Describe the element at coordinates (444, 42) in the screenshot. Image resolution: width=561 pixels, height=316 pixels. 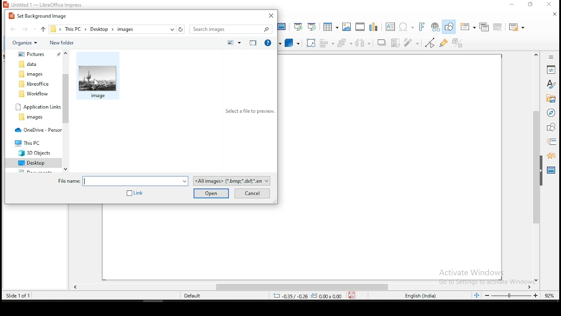
I see `show gluepoint functions` at that location.